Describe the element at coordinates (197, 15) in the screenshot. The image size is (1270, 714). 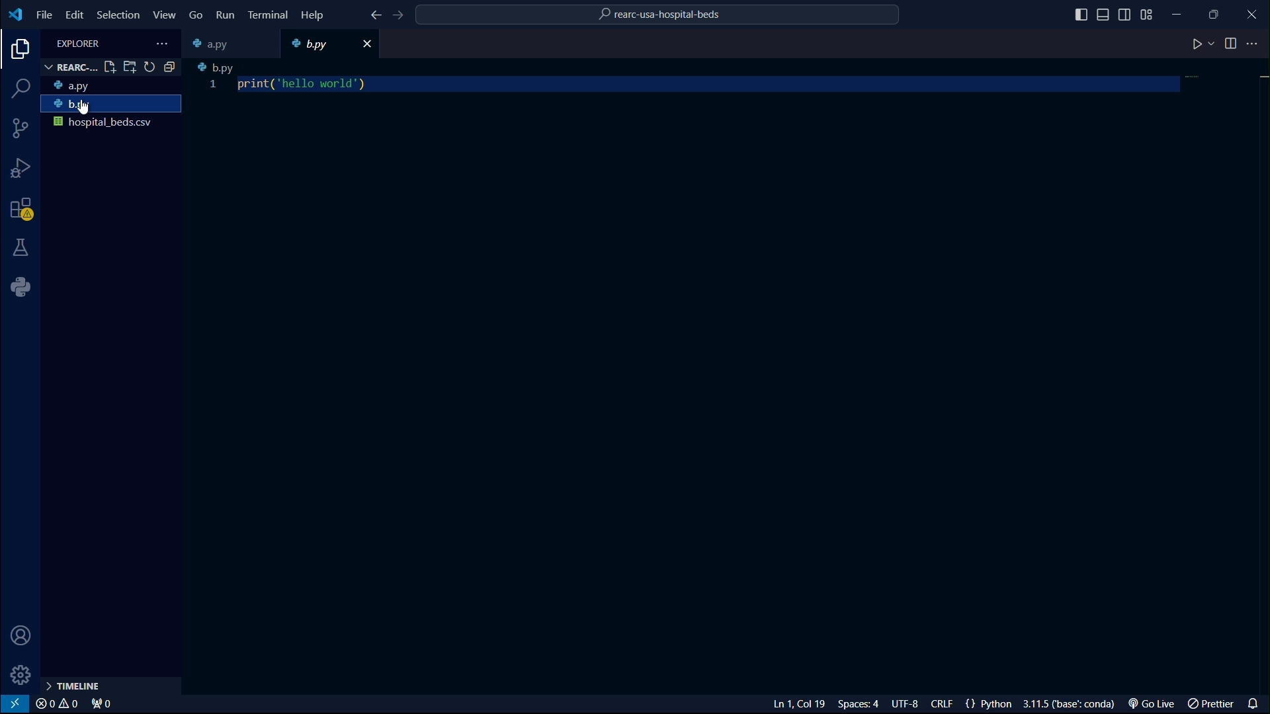
I see `go menu` at that location.